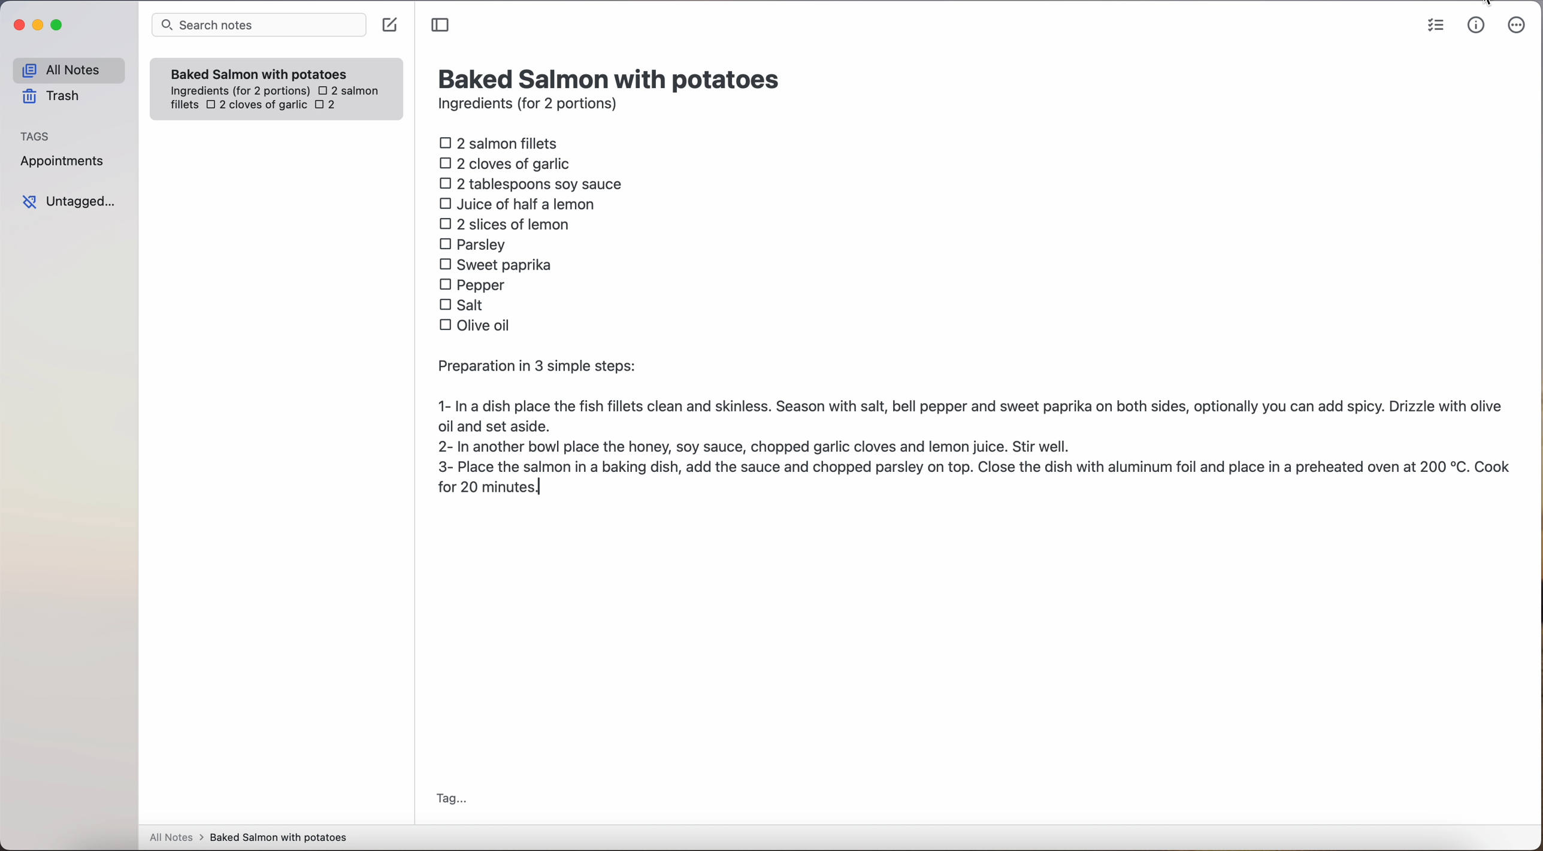 The height and width of the screenshot is (851, 1543). Describe the element at coordinates (1436, 26) in the screenshot. I see `check list` at that location.